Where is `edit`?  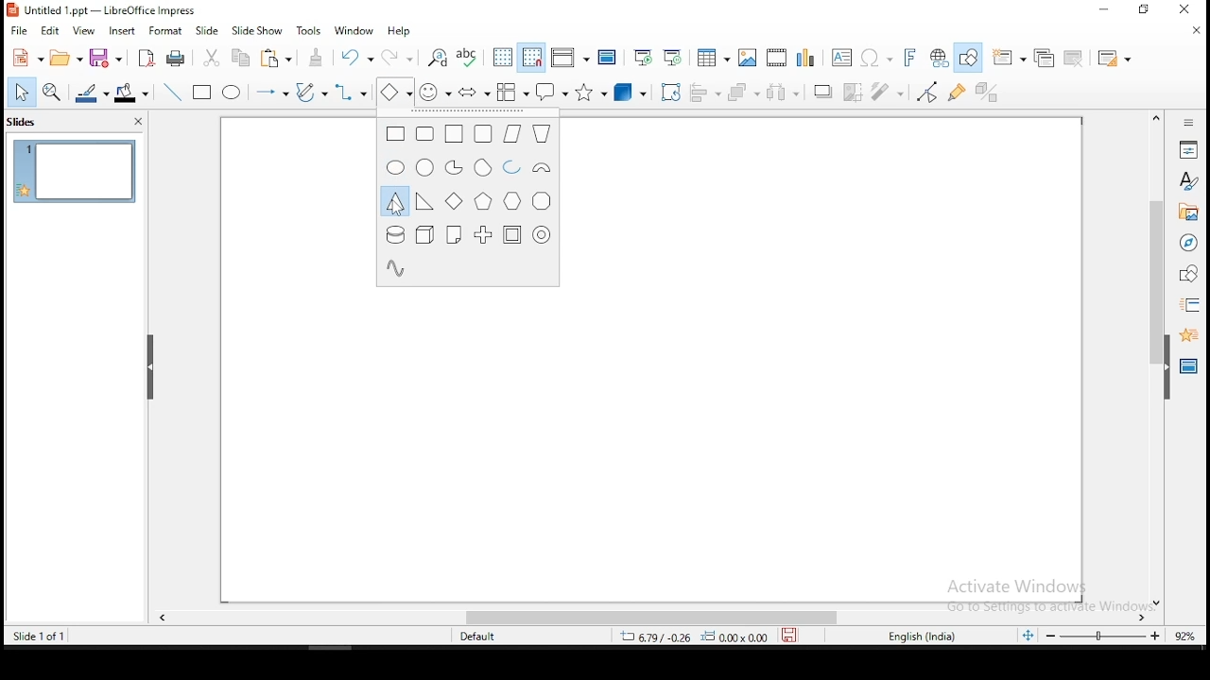
edit is located at coordinates (49, 31).